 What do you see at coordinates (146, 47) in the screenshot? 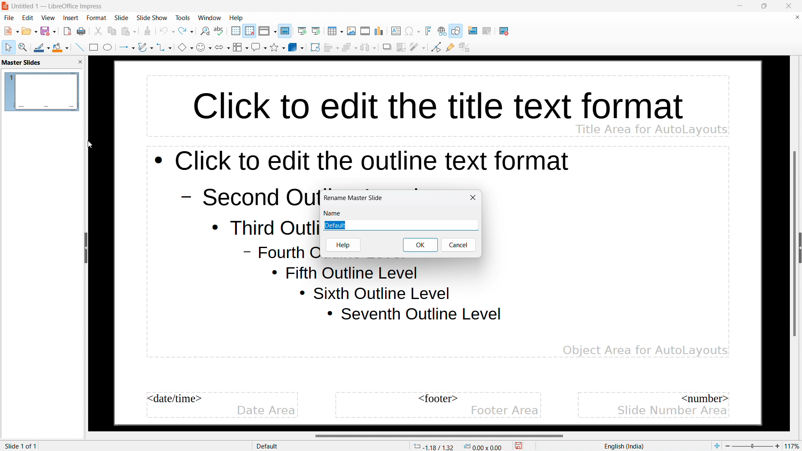
I see `curves and polygons` at bounding box center [146, 47].